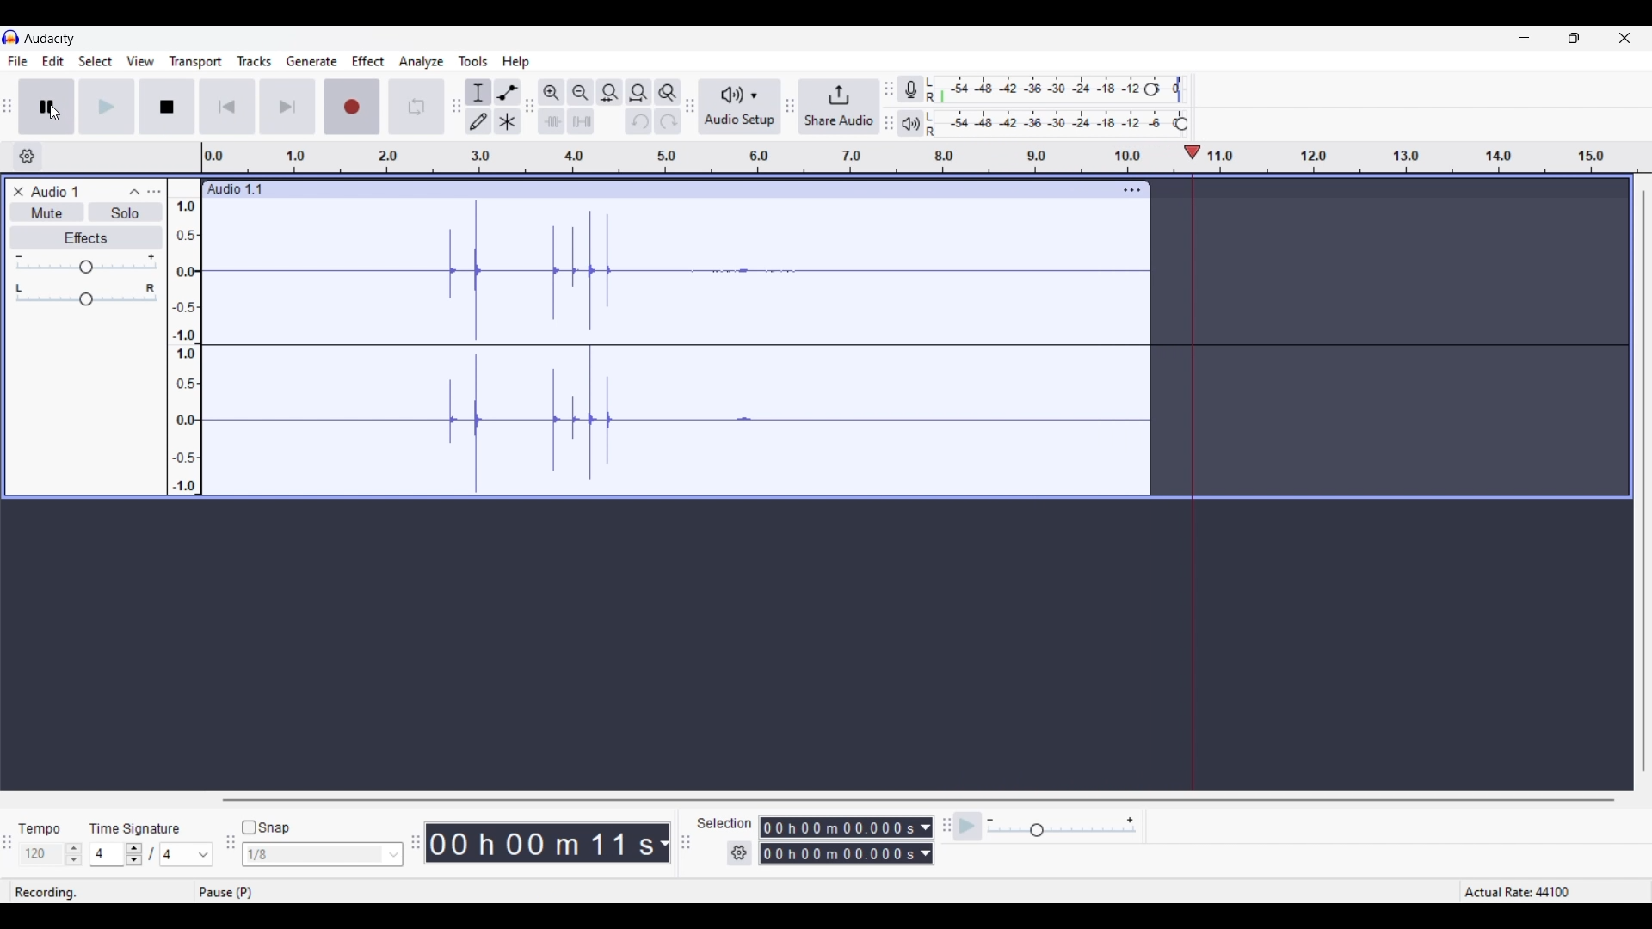 The width and height of the screenshot is (1652, 929). Describe the element at coordinates (1132, 190) in the screenshot. I see `Track settings` at that location.